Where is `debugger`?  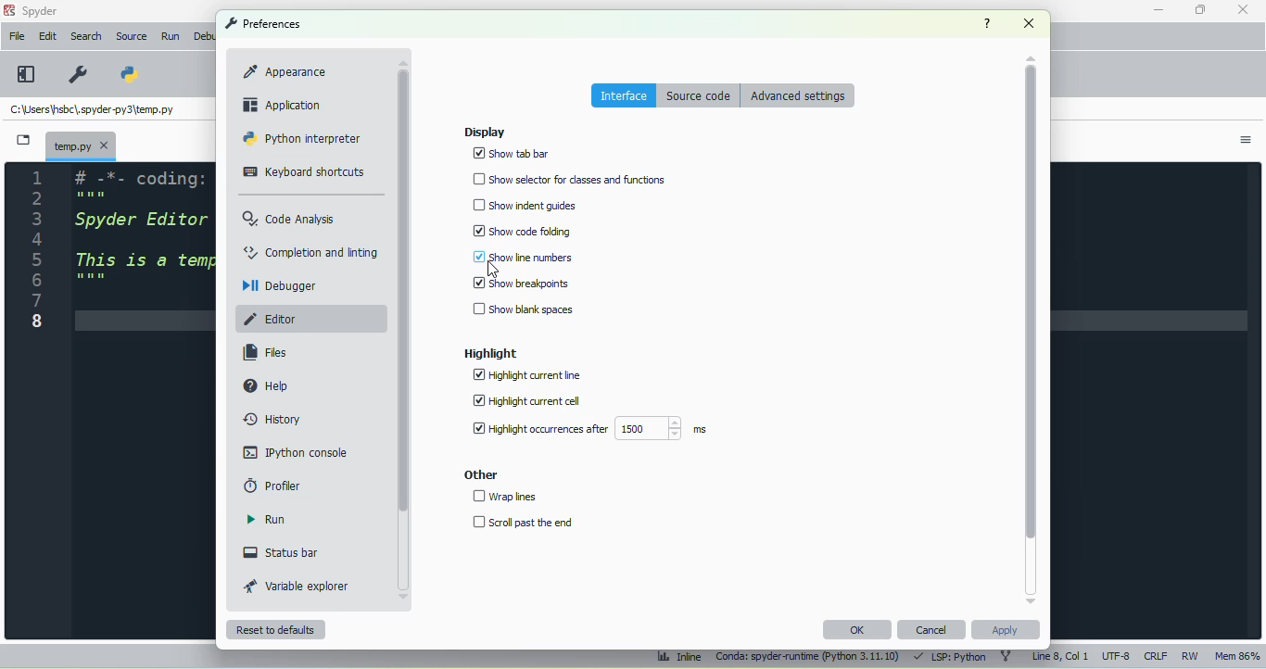
debugger is located at coordinates (282, 286).